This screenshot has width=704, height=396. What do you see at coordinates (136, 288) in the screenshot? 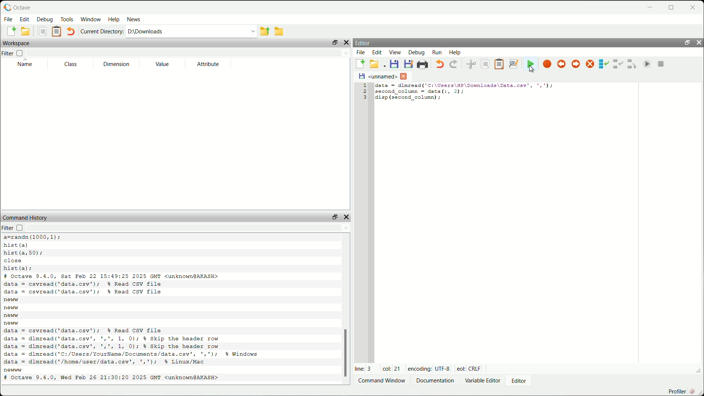
I see `code to read csv` at bounding box center [136, 288].